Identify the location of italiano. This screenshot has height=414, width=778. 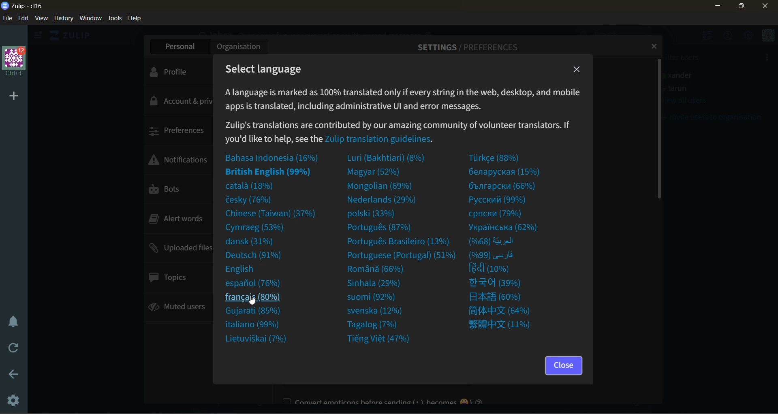
(257, 324).